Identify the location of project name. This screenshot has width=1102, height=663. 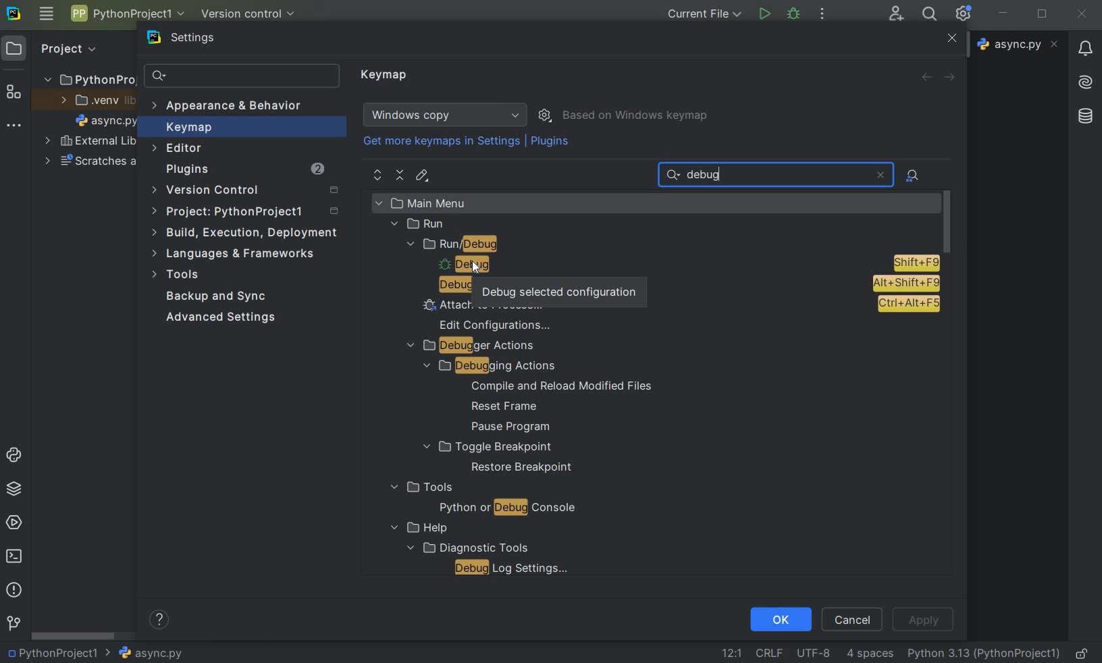
(51, 653).